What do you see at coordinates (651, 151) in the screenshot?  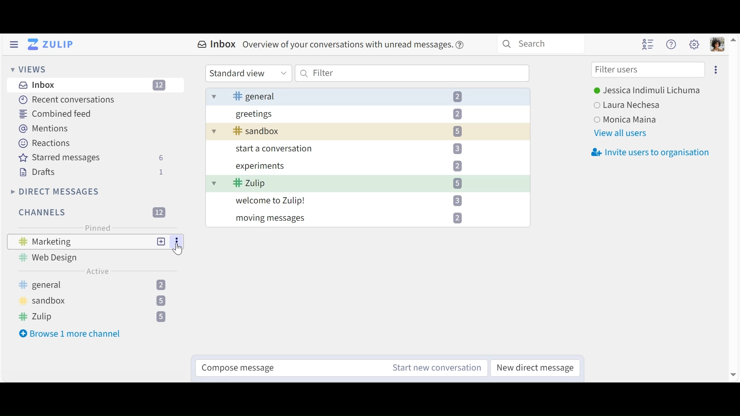 I see `Invite users to organisation` at bounding box center [651, 151].